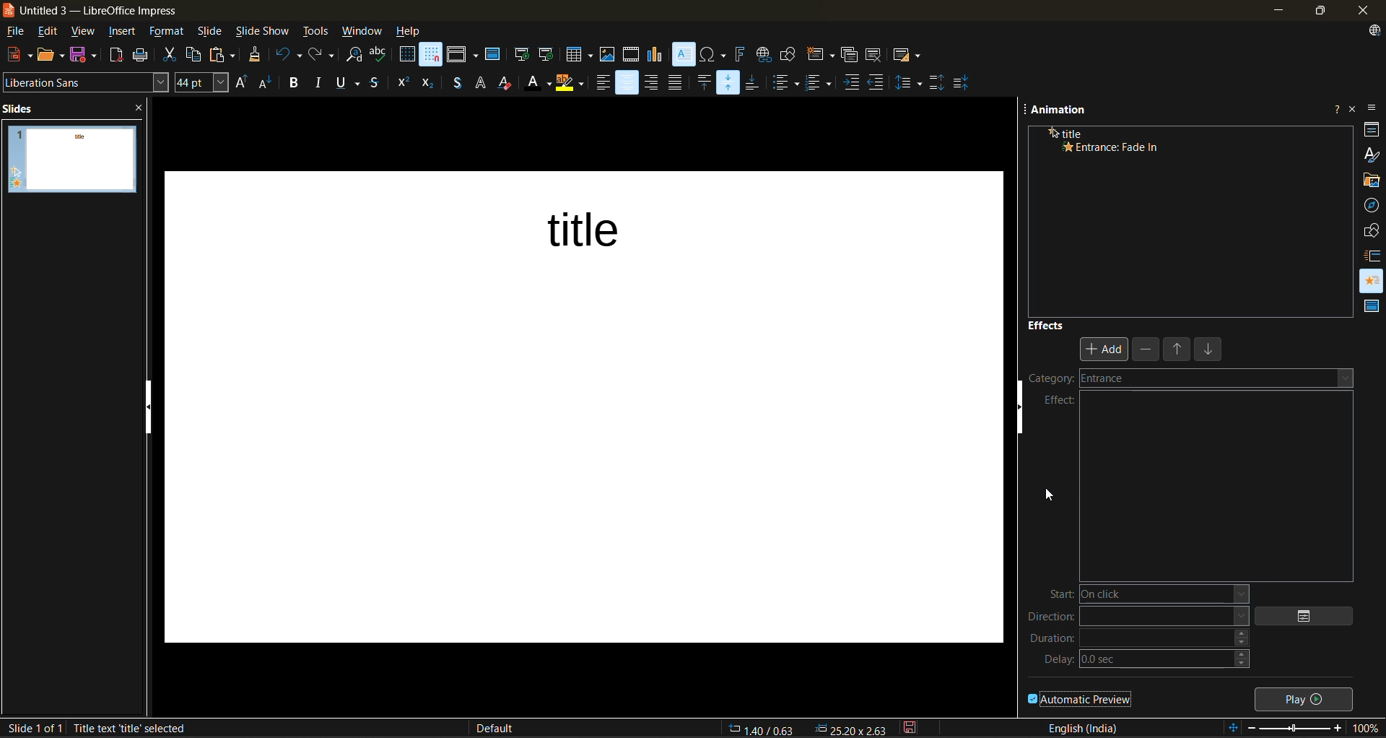  I want to click on hide, so click(151, 407).